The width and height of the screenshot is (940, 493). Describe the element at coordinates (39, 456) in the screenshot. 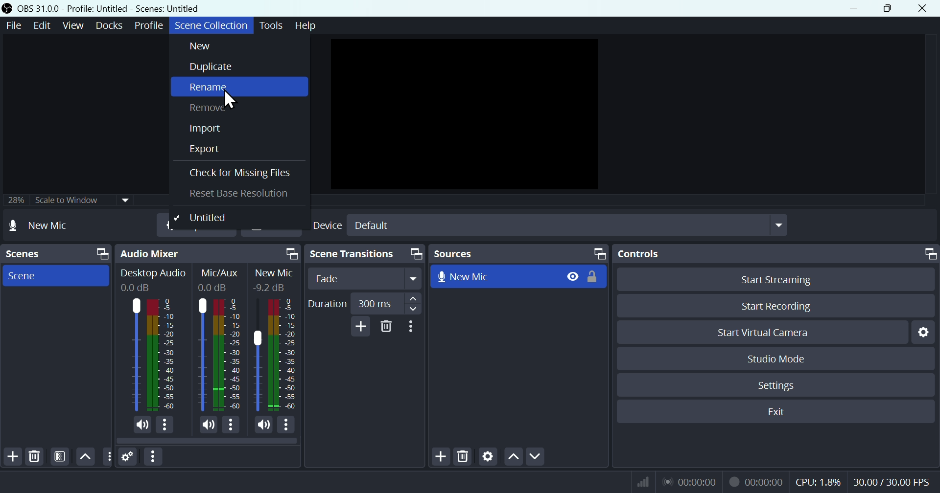

I see `Delete` at that location.